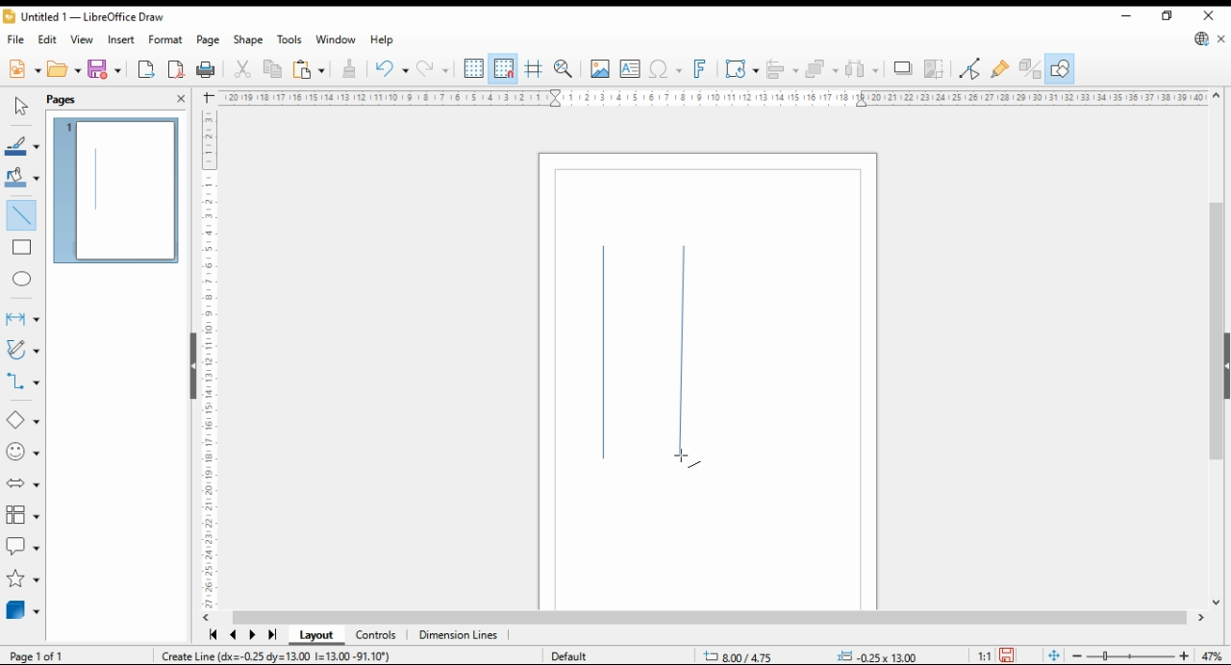 This screenshot has height=665, width=1231. I want to click on connectors, so click(23, 382).